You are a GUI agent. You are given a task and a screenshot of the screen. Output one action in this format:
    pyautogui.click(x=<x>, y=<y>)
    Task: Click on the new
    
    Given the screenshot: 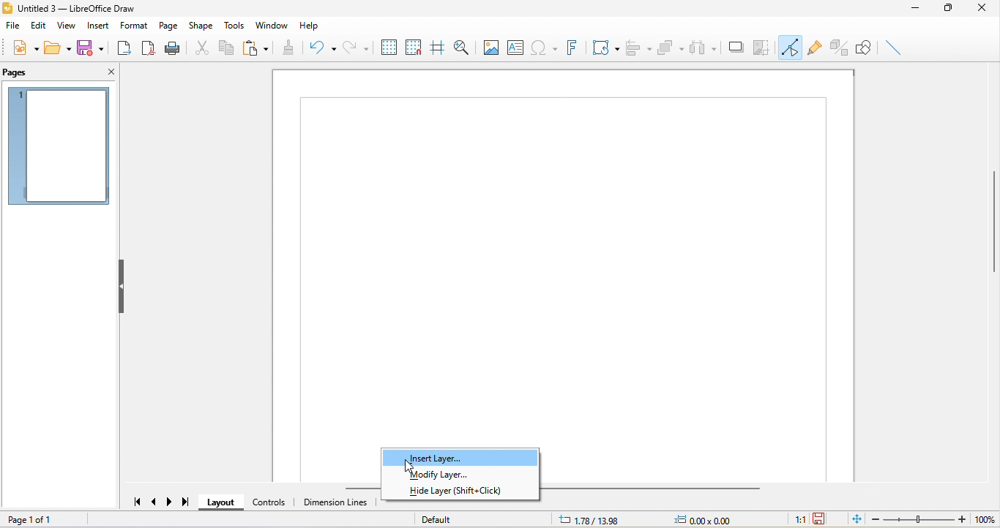 What is the action you would take?
    pyautogui.click(x=24, y=50)
    